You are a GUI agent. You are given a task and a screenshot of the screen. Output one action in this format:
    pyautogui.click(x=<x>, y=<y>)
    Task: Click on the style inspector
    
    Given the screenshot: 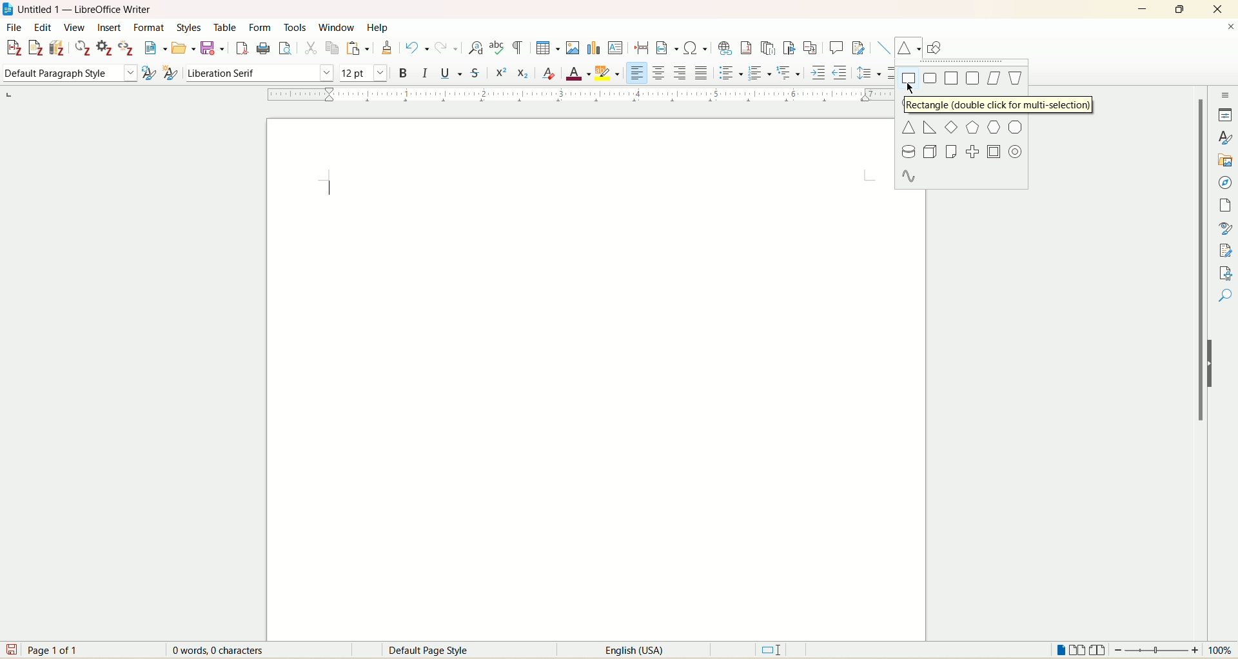 What is the action you would take?
    pyautogui.click(x=1226, y=226)
    